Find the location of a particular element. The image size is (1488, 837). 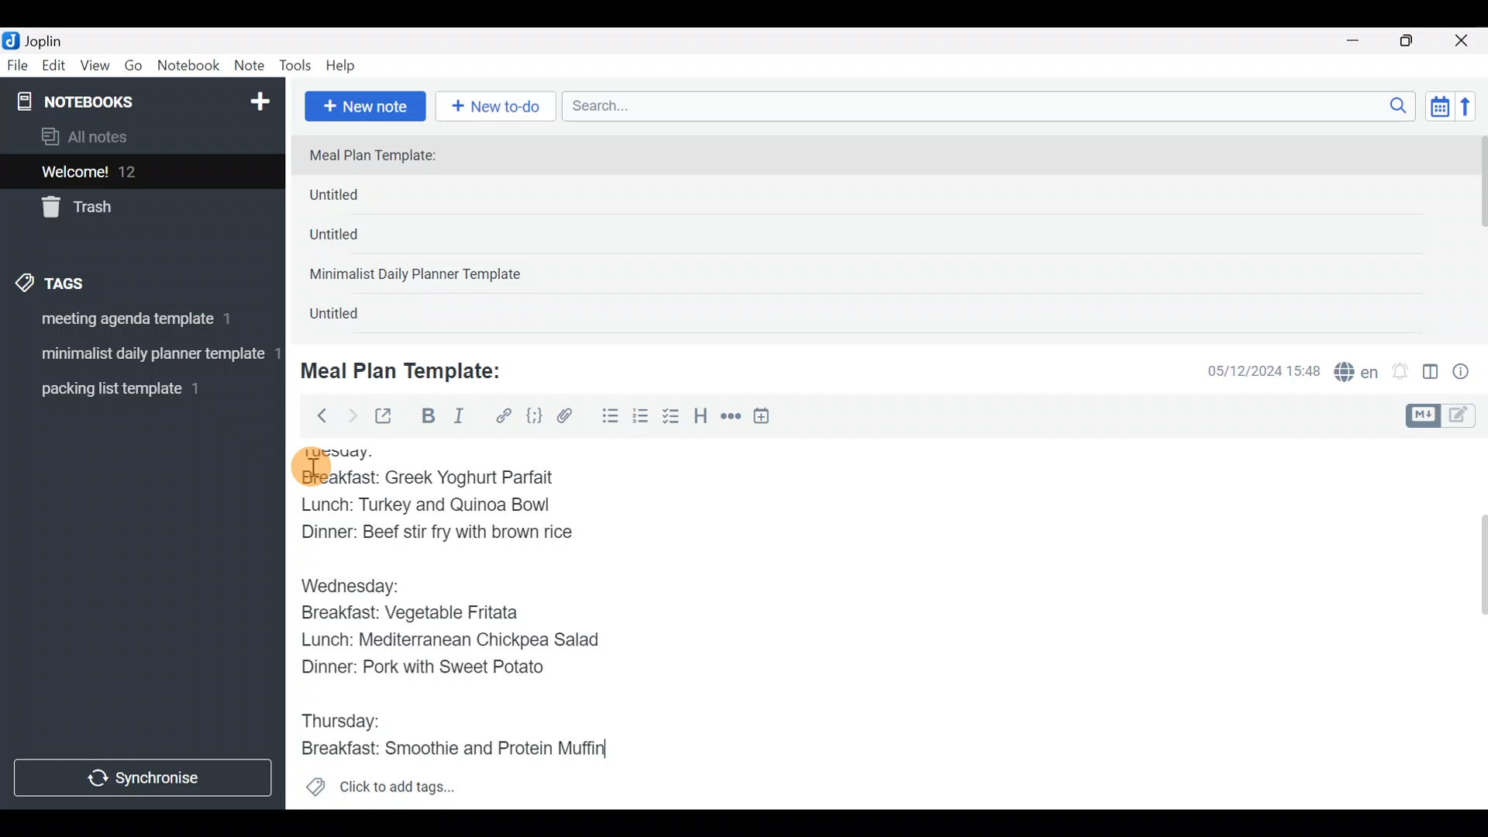

Set alarm is located at coordinates (1401, 373).